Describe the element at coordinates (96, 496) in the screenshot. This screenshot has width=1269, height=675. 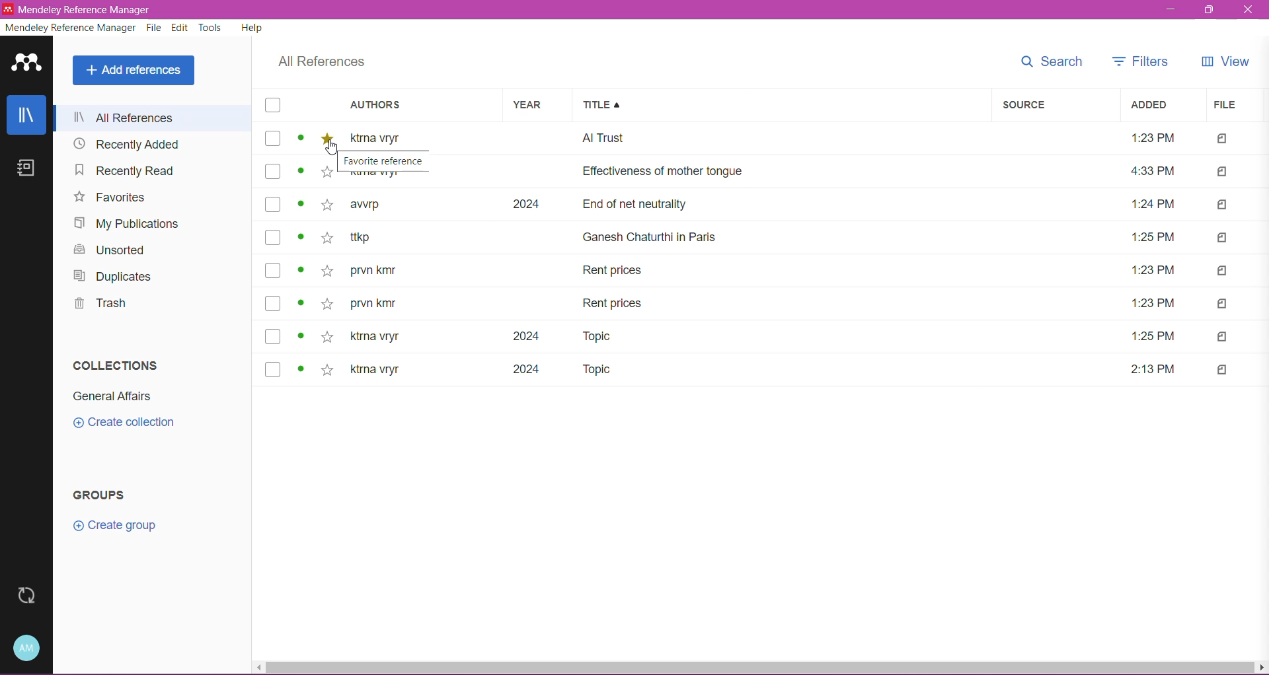
I see `Groups` at that location.